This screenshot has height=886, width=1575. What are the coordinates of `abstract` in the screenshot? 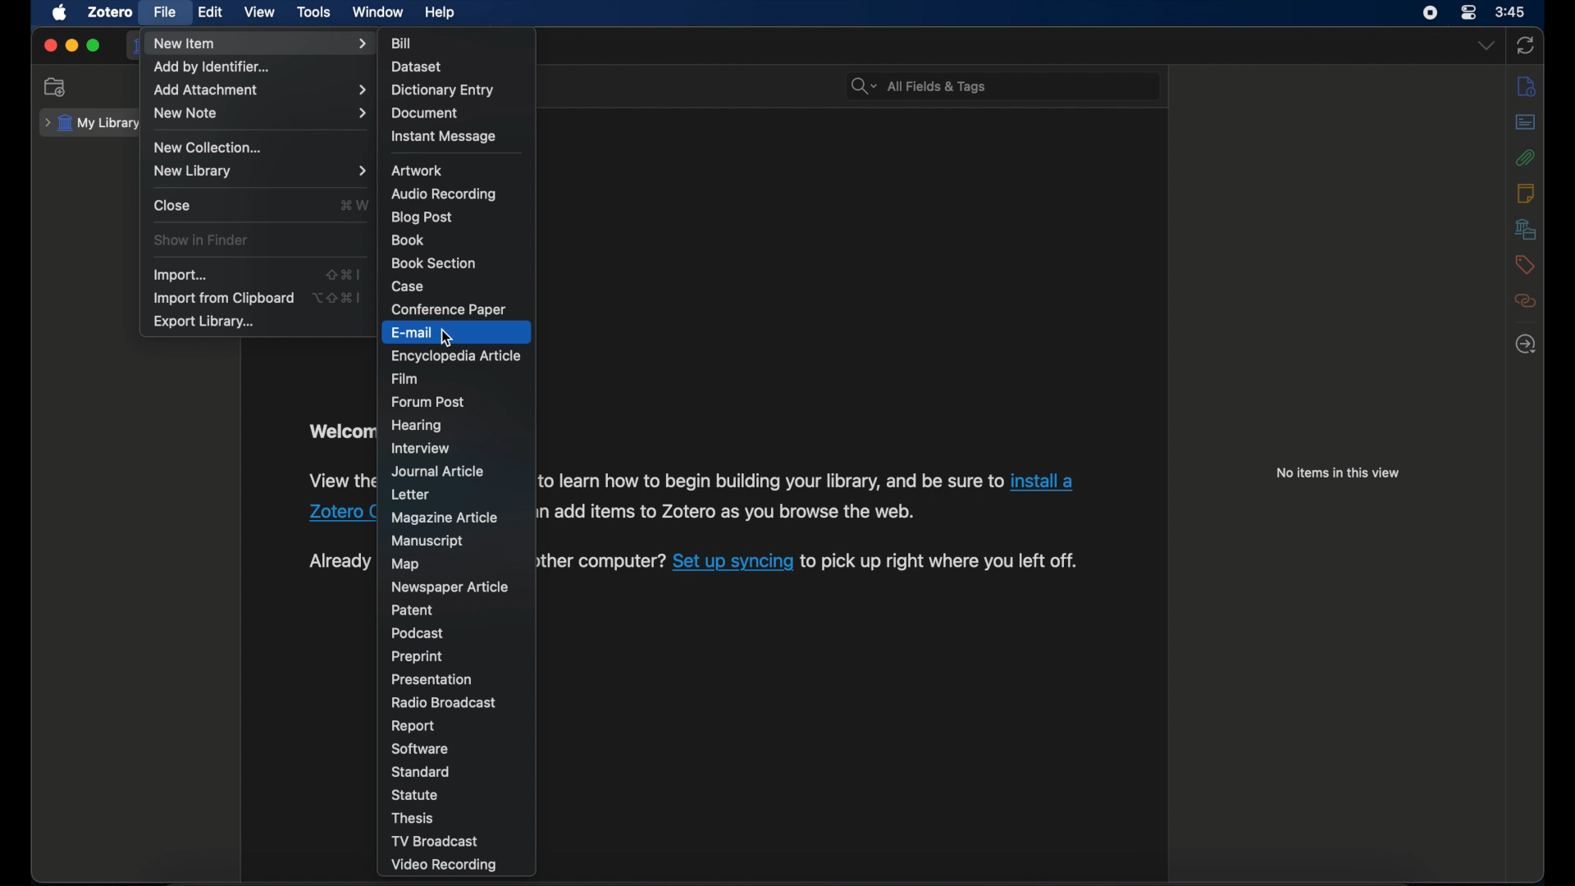 It's located at (1526, 121).